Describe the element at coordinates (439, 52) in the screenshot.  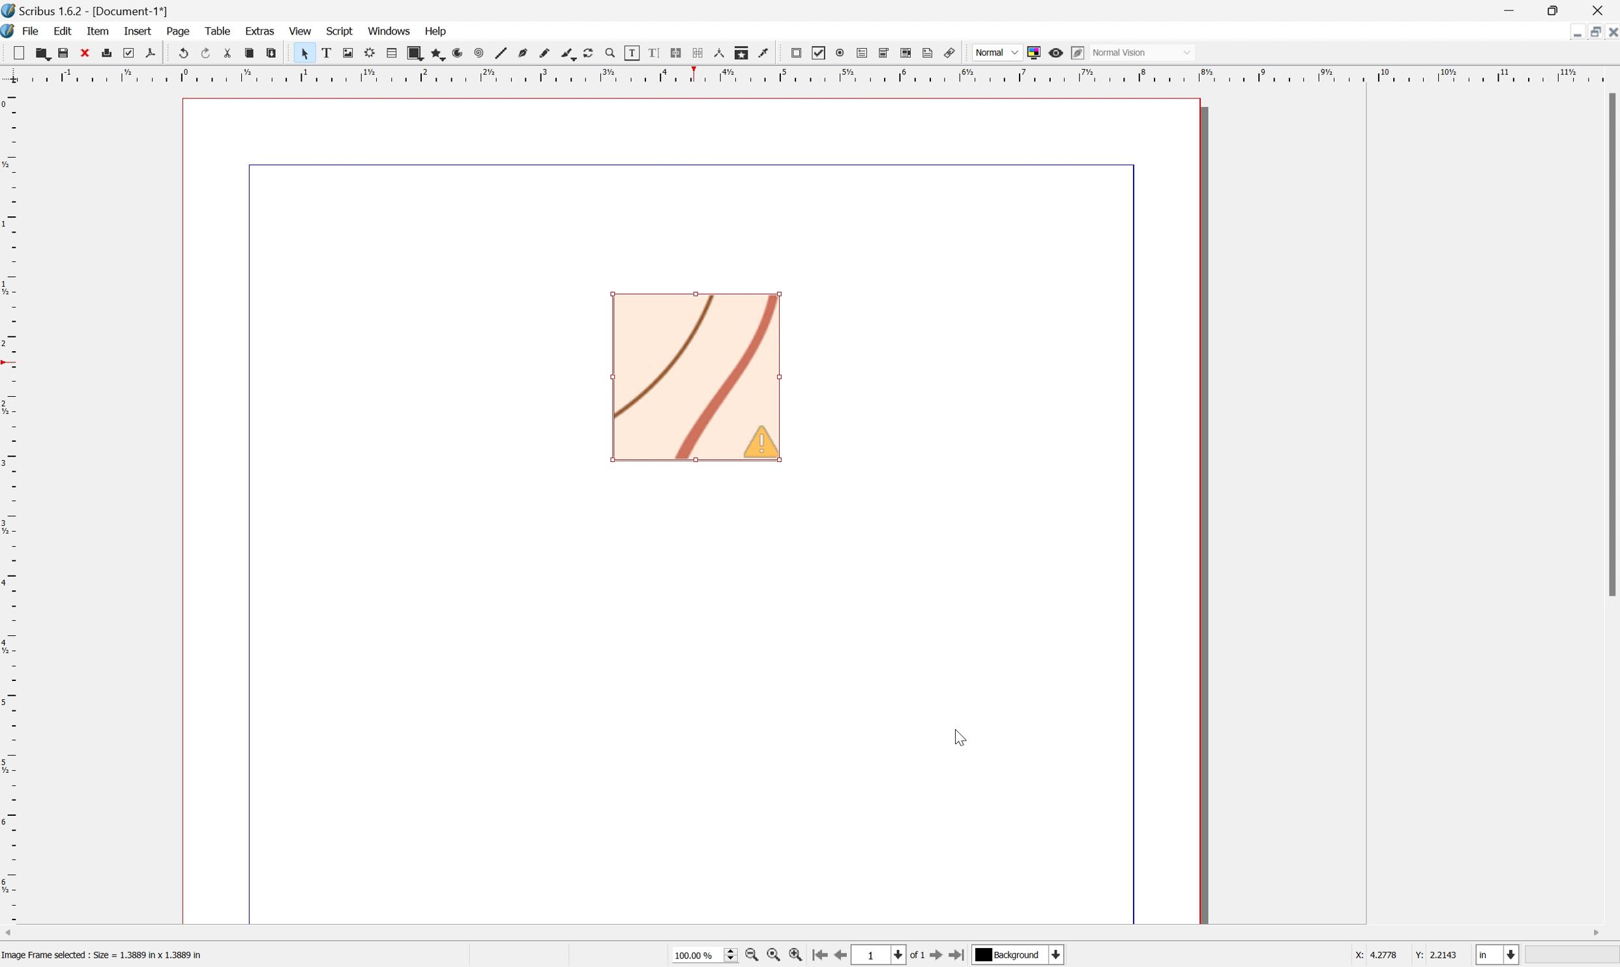
I see `Polygon` at that location.